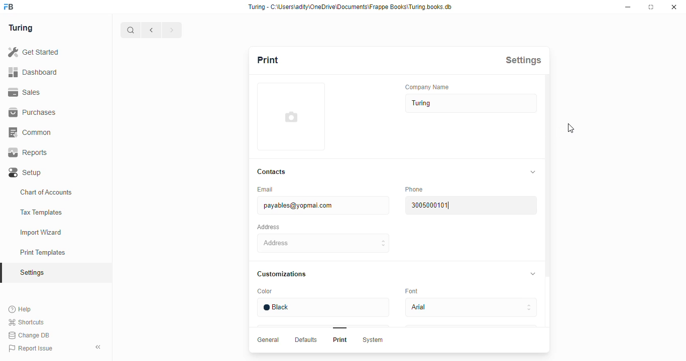 This screenshot has width=686, height=361. I want to click on Sales, so click(49, 91).